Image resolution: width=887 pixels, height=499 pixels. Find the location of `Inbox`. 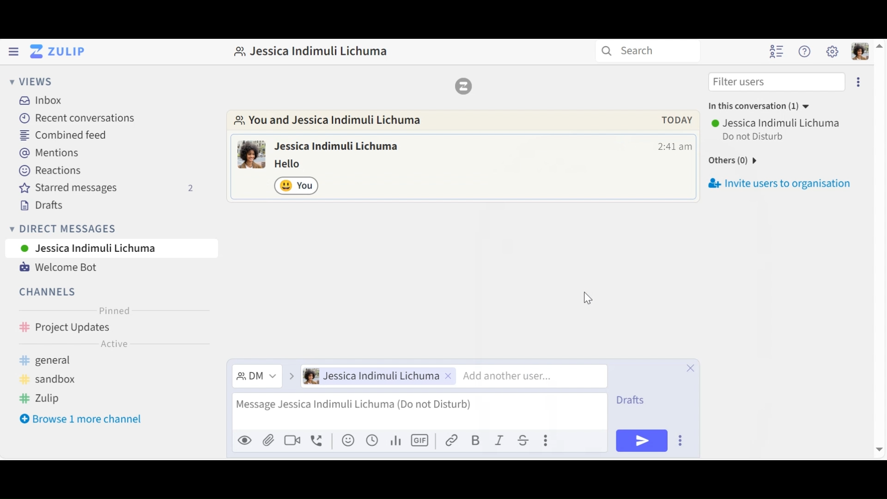

Inbox is located at coordinates (47, 100).